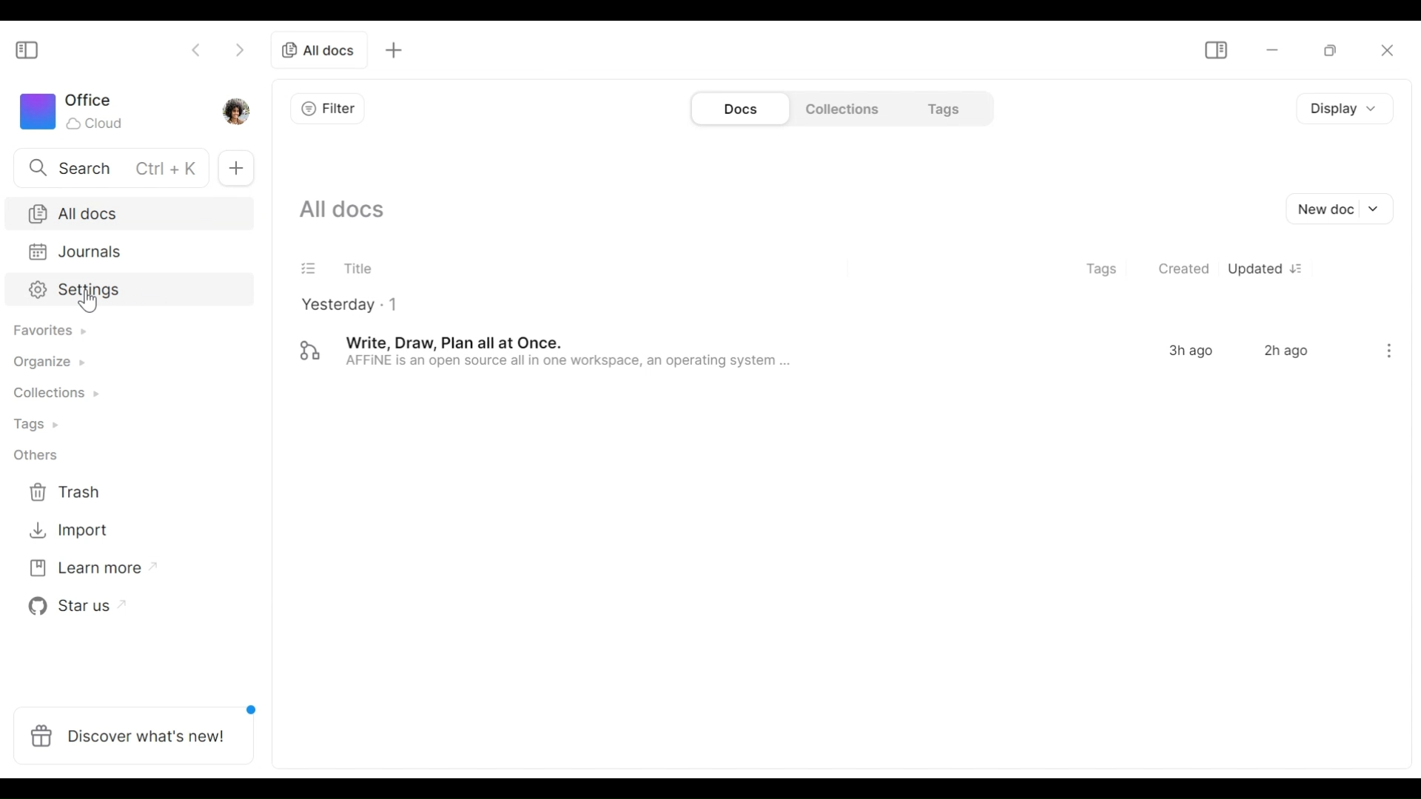  I want to click on Collections, so click(843, 109).